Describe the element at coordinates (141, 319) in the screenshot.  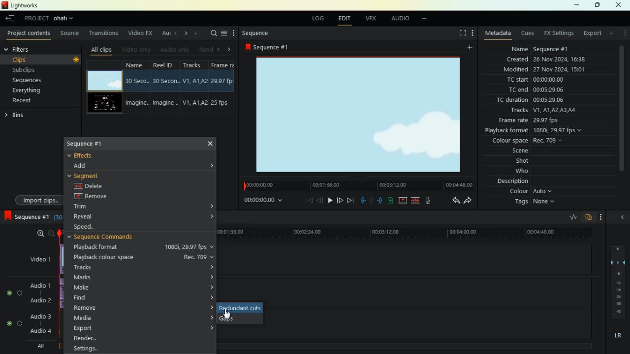
I see `media` at that location.